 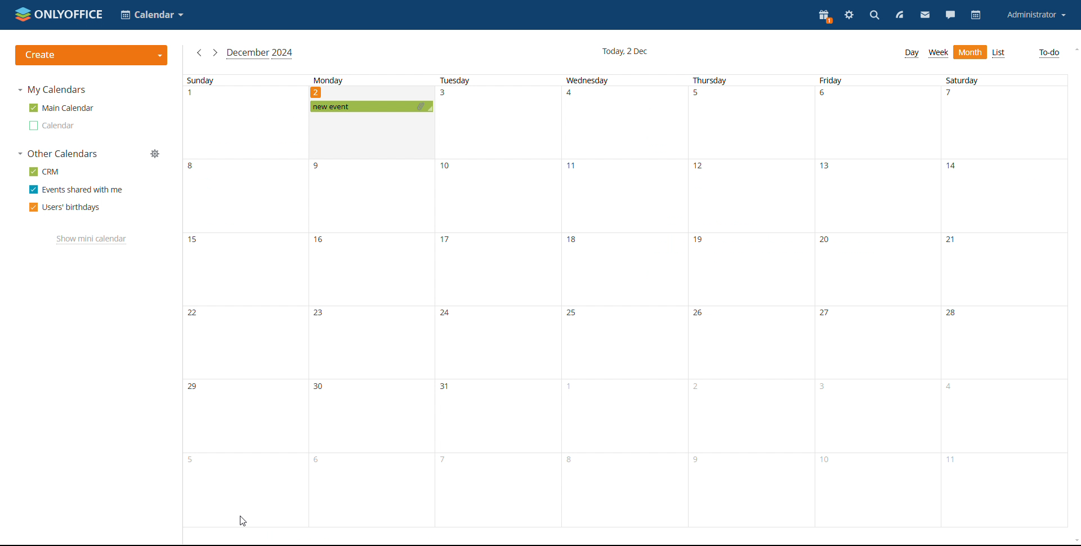 What do you see at coordinates (43, 171) in the screenshot?
I see `crm` at bounding box center [43, 171].